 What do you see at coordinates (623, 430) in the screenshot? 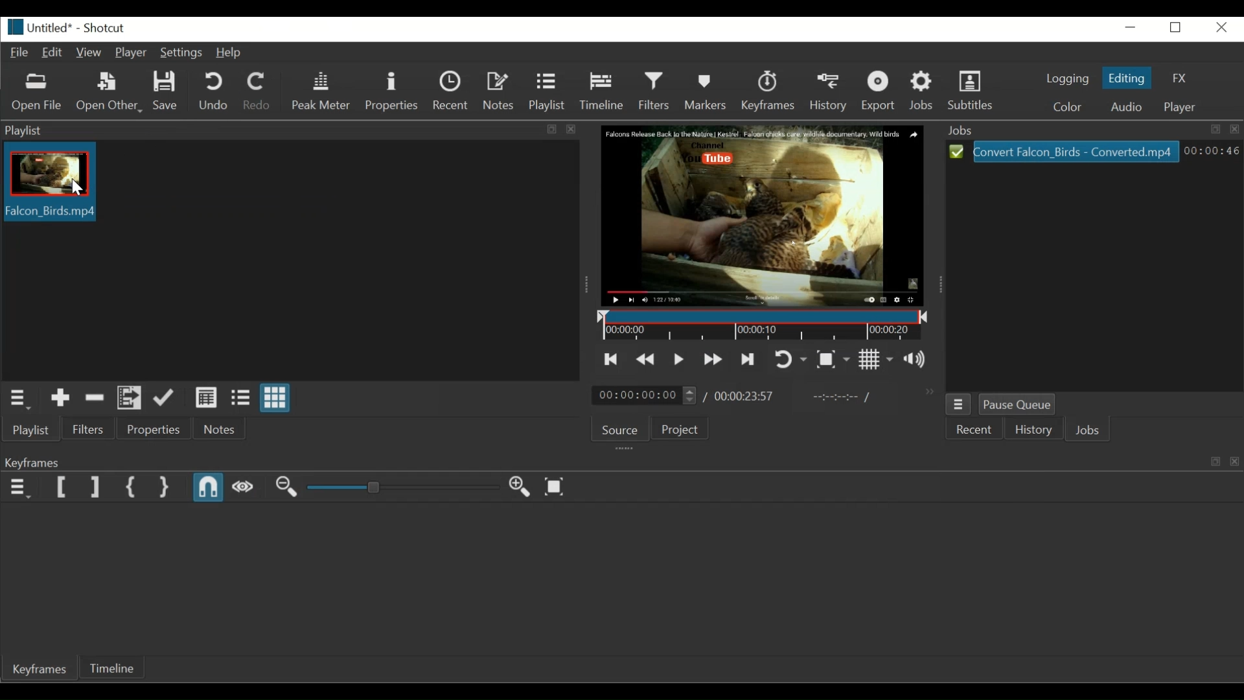
I see `Source` at bounding box center [623, 430].